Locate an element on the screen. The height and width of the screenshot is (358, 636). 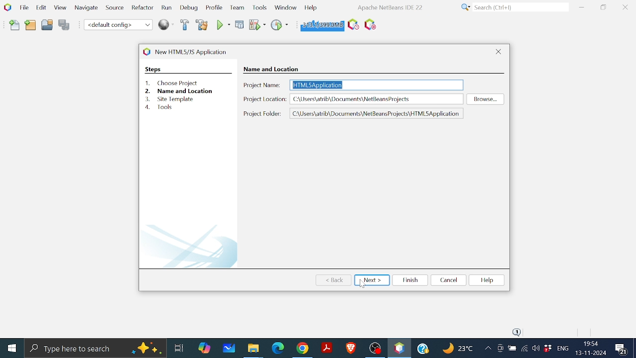
 is located at coordinates (257, 25).